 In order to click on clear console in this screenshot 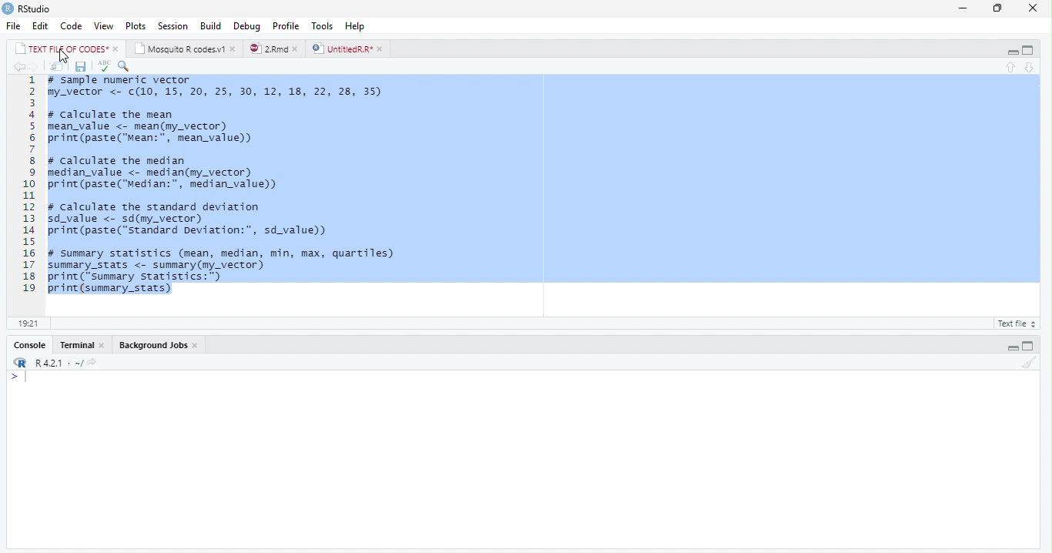, I will do `click(1029, 363)`.